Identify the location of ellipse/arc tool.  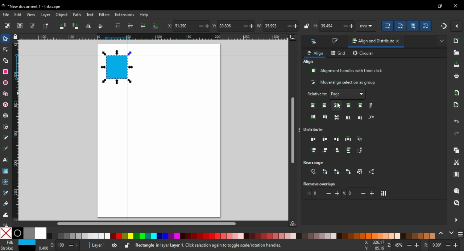
(6, 82).